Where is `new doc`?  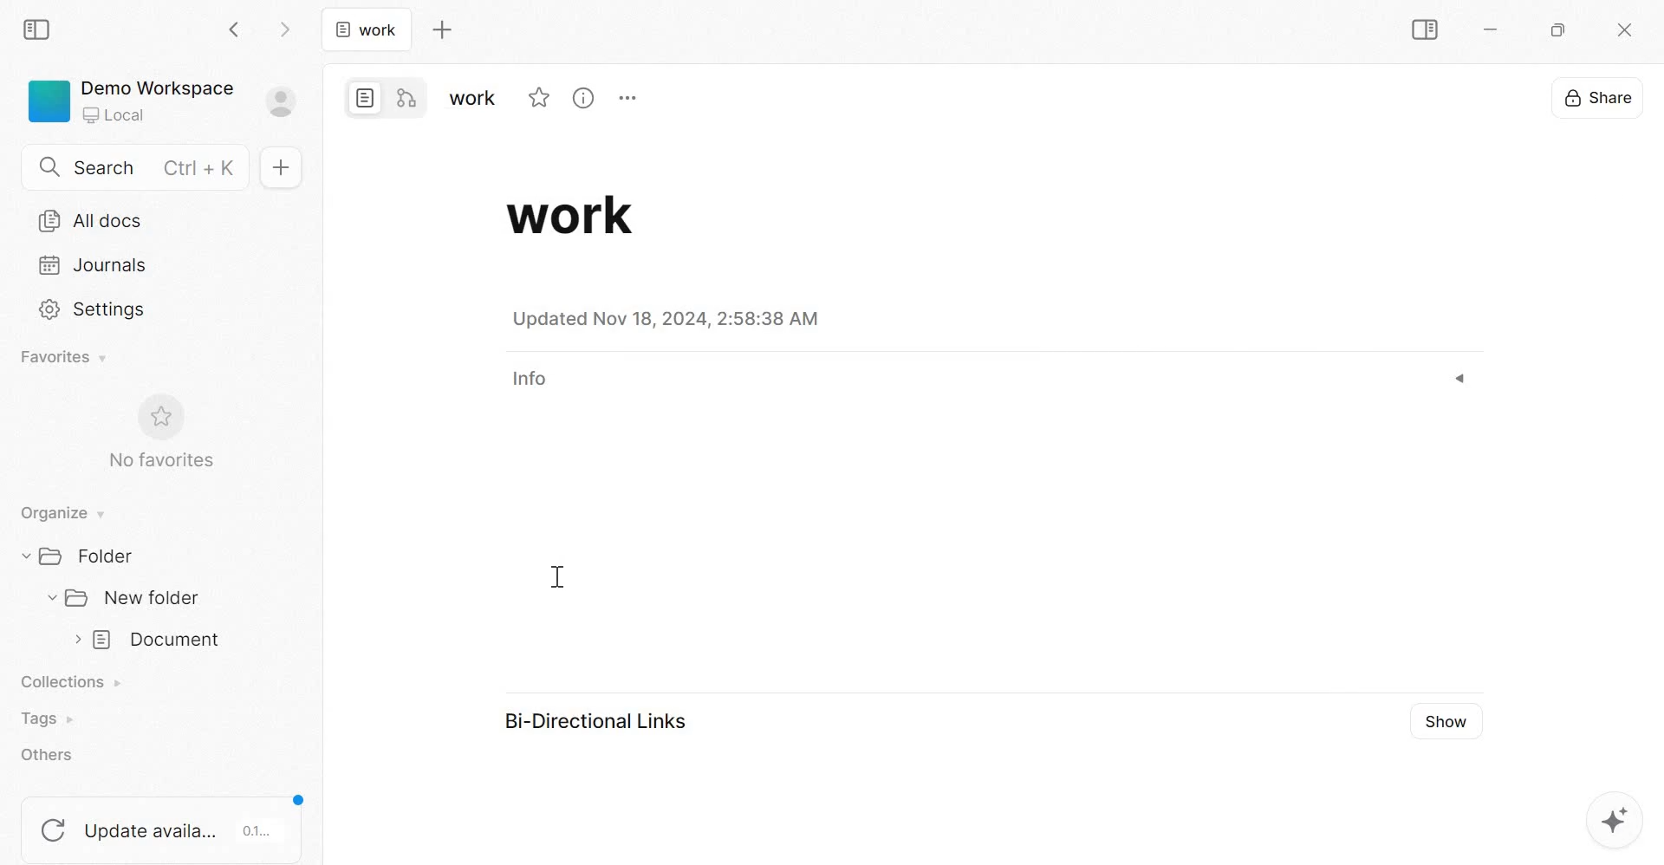 new doc is located at coordinates (279, 166).